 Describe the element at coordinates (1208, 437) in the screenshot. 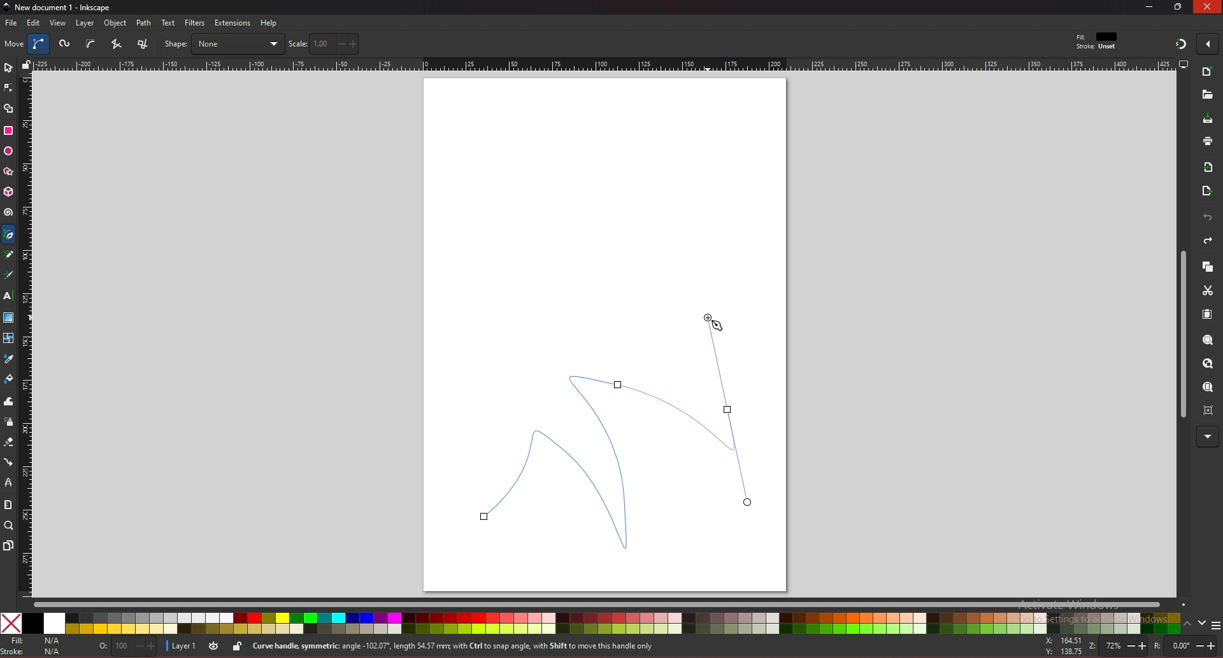

I see `more` at that location.